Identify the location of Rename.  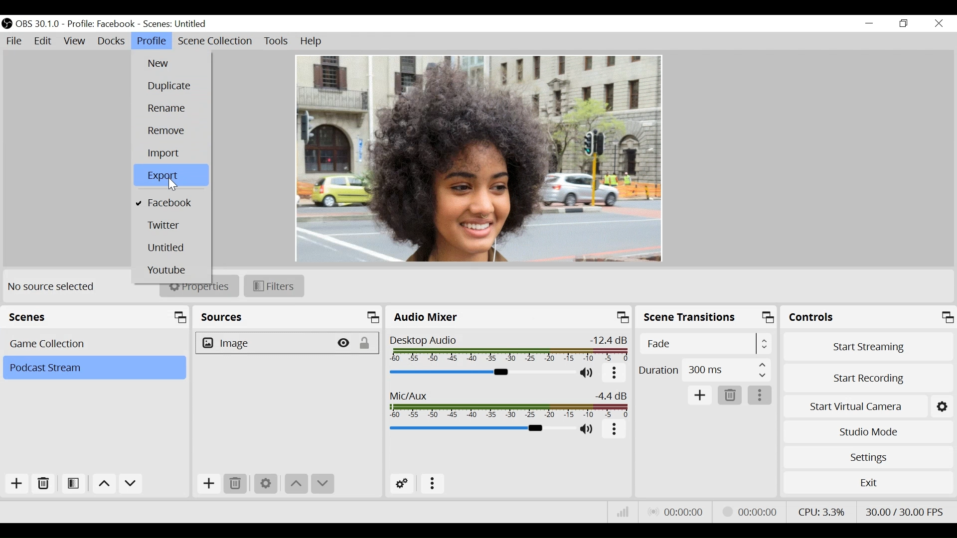
(168, 107).